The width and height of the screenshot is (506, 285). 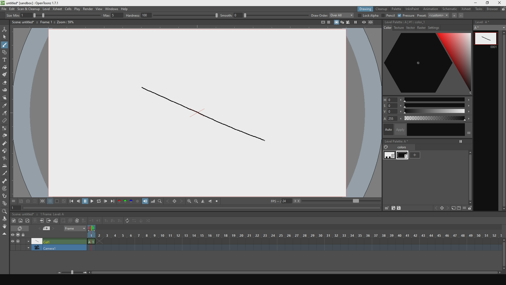 What do you see at coordinates (46, 9) in the screenshot?
I see `level` at bounding box center [46, 9].